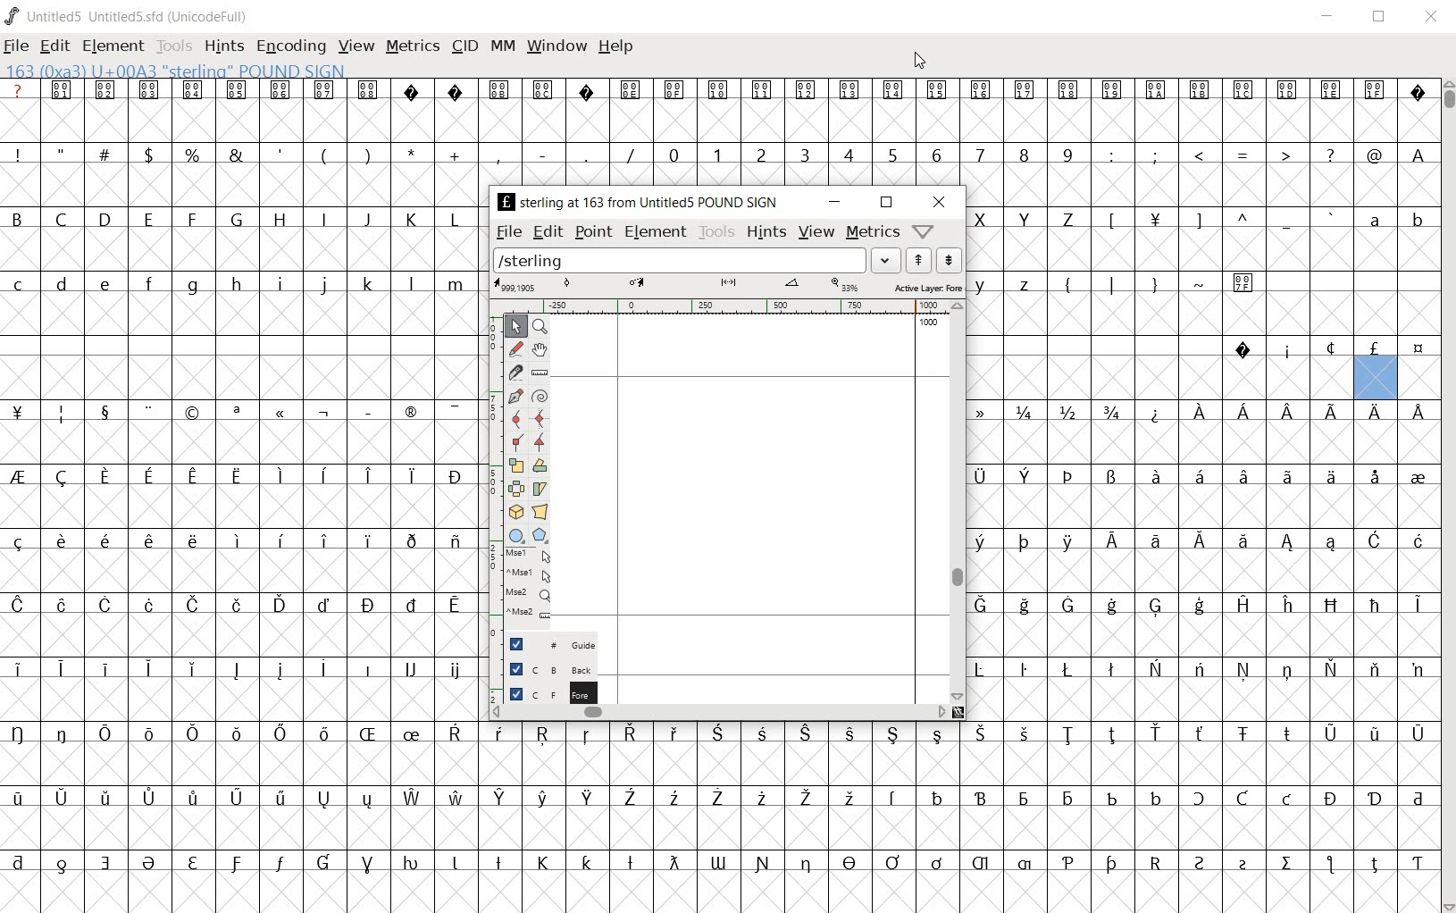 The width and height of the screenshot is (1456, 913). I want to click on Symbol, so click(367, 667).